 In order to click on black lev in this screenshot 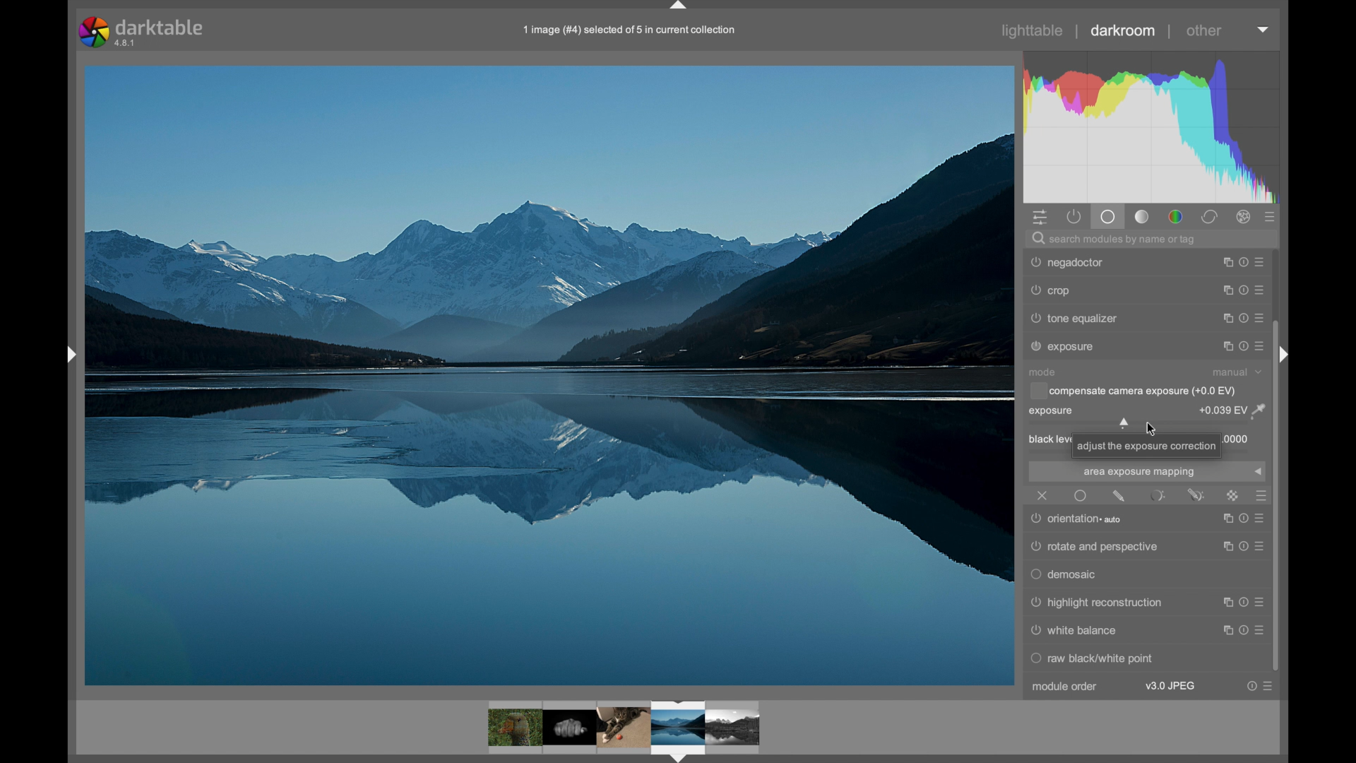, I will do `click(1047, 440)`.